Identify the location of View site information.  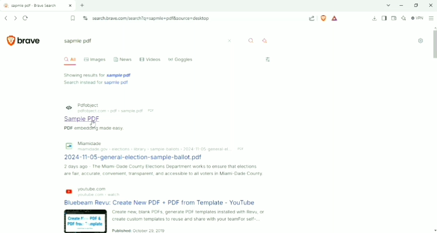
(85, 18).